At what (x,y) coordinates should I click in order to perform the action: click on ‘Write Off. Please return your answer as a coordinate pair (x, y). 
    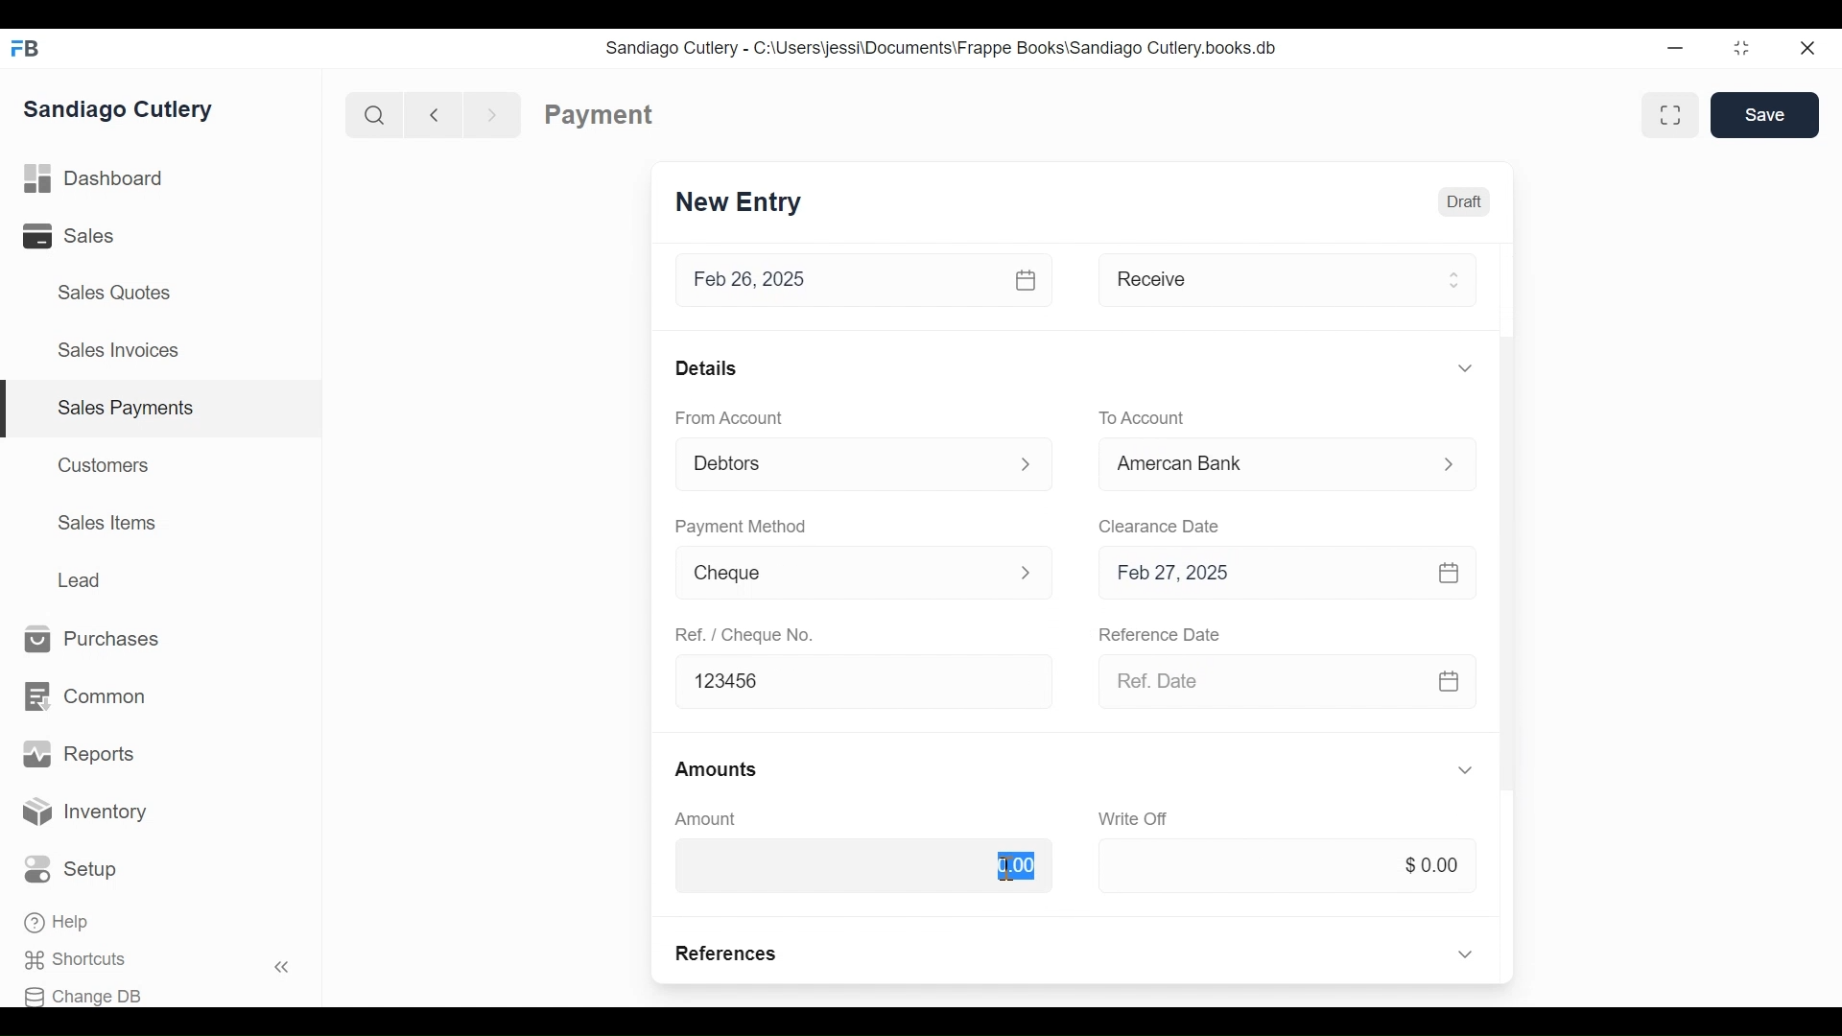
    Looking at the image, I should click on (1136, 818).